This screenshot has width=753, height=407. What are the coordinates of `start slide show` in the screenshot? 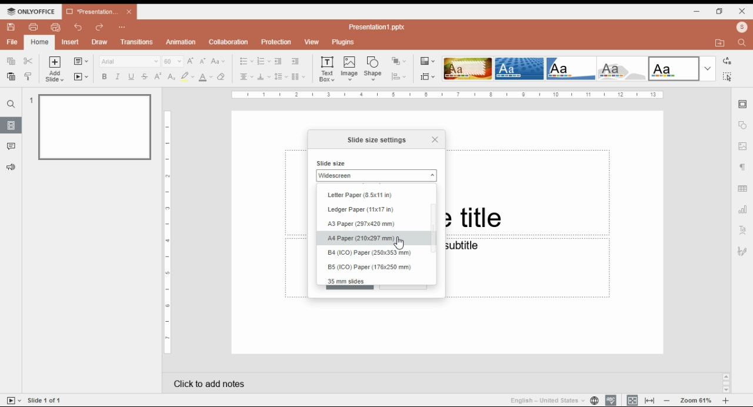 It's located at (14, 401).